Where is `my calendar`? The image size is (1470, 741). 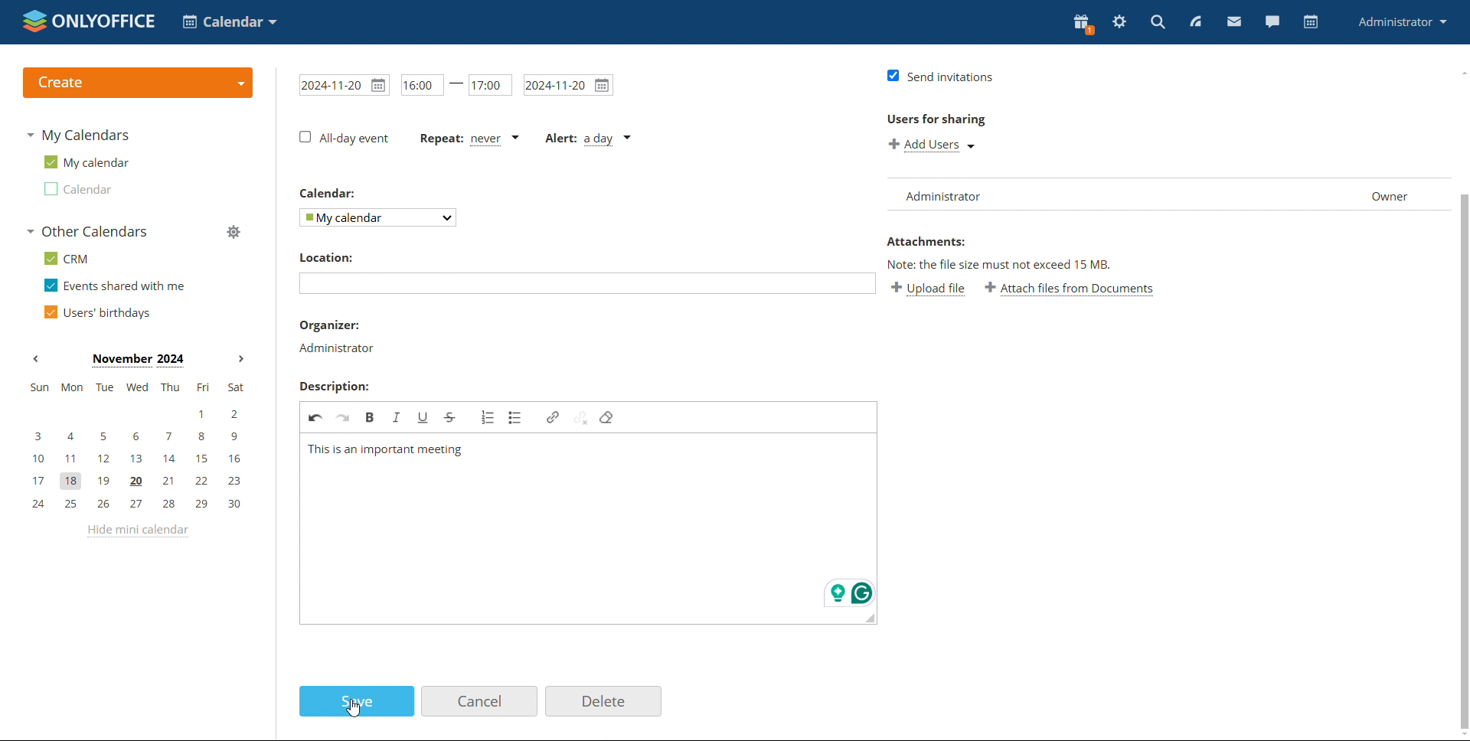
my calendar is located at coordinates (86, 161).